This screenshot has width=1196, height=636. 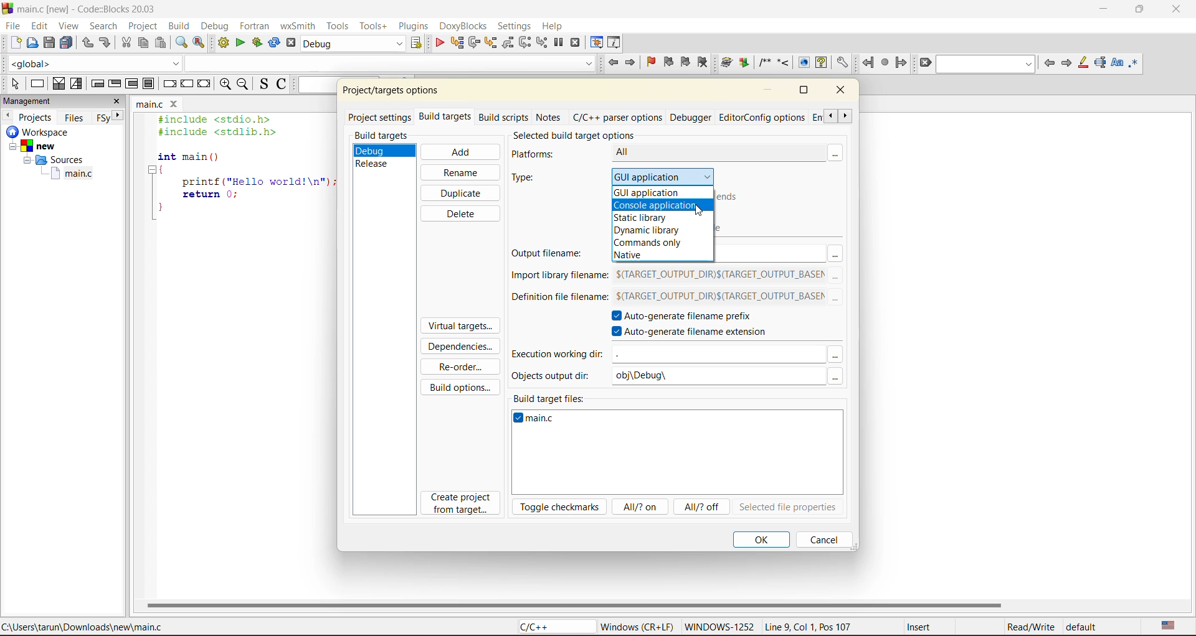 I want to click on jump back, so click(x=867, y=63).